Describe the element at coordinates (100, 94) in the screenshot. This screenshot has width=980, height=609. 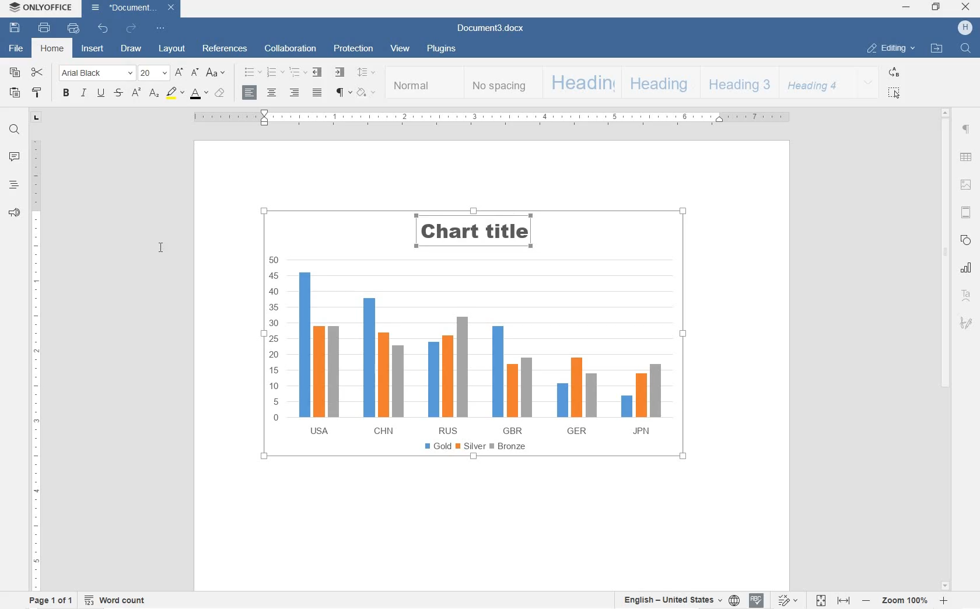
I see `UNDERLINE` at that location.